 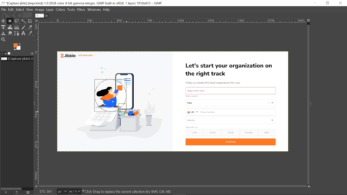 What do you see at coordinates (40, 9) in the screenshot?
I see `Image` at bounding box center [40, 9].